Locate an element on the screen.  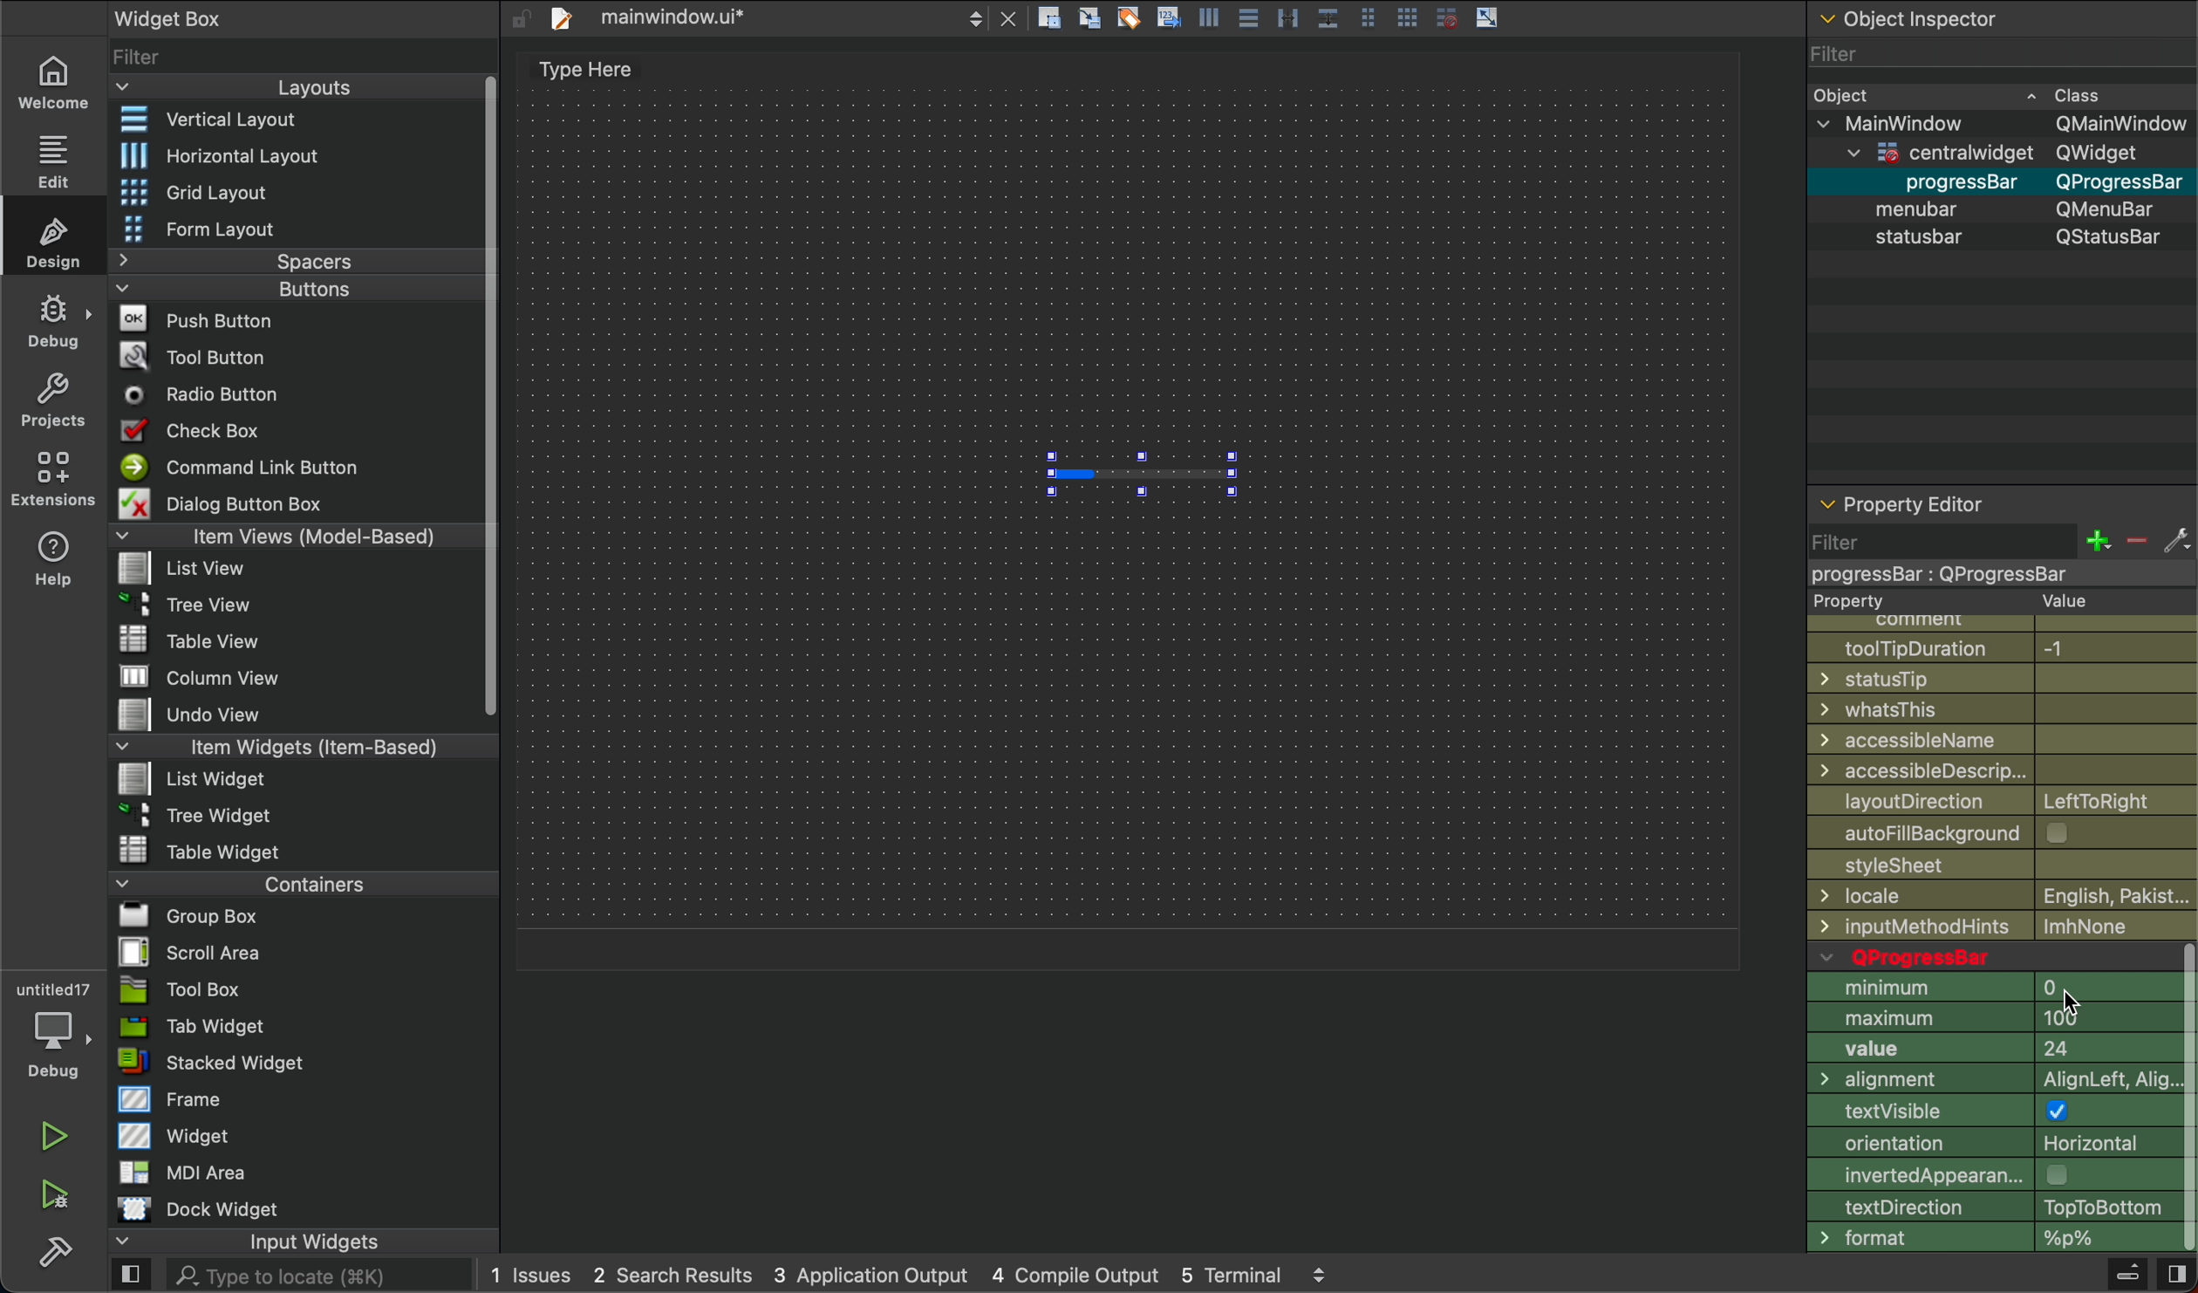
Tool Button is located at coordinates (208, 354).